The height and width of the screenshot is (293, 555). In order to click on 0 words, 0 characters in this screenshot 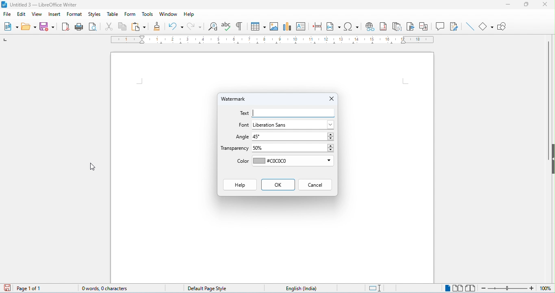, I will do `click(101, 287)`.